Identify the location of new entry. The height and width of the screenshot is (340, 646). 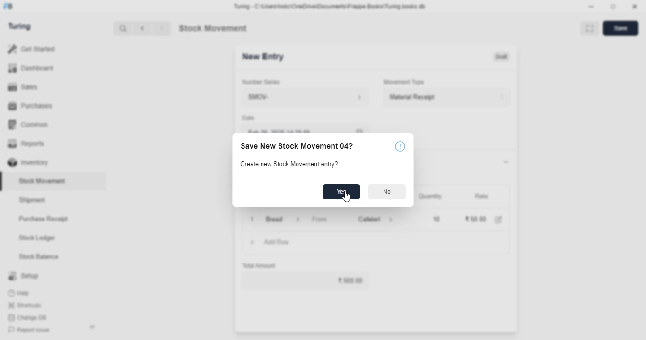
(262, 57).